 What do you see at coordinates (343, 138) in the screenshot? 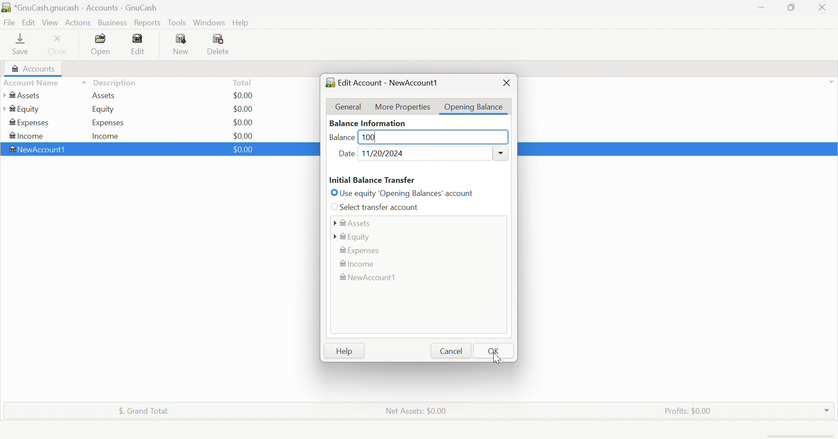
I see `Balance` at bounding box center [343, 138].